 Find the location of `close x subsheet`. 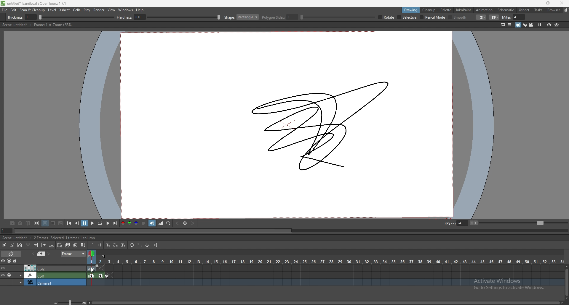

close x subsheet is located at coordinates (43, 245).